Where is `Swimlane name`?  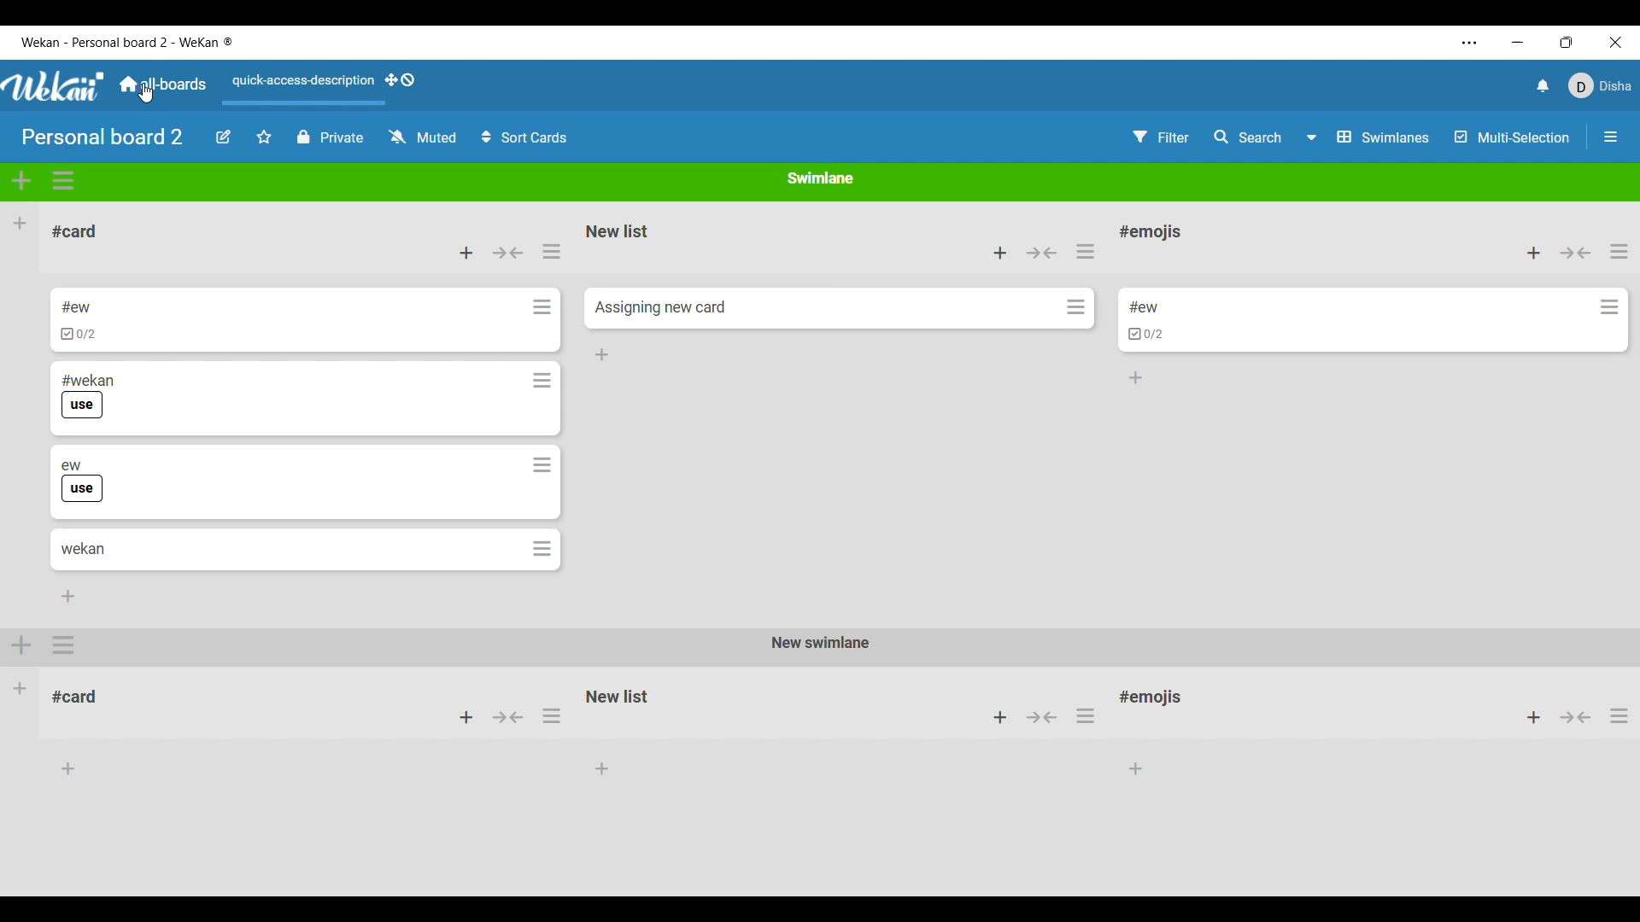 Swimlane name is located at coordinates (821, 177).